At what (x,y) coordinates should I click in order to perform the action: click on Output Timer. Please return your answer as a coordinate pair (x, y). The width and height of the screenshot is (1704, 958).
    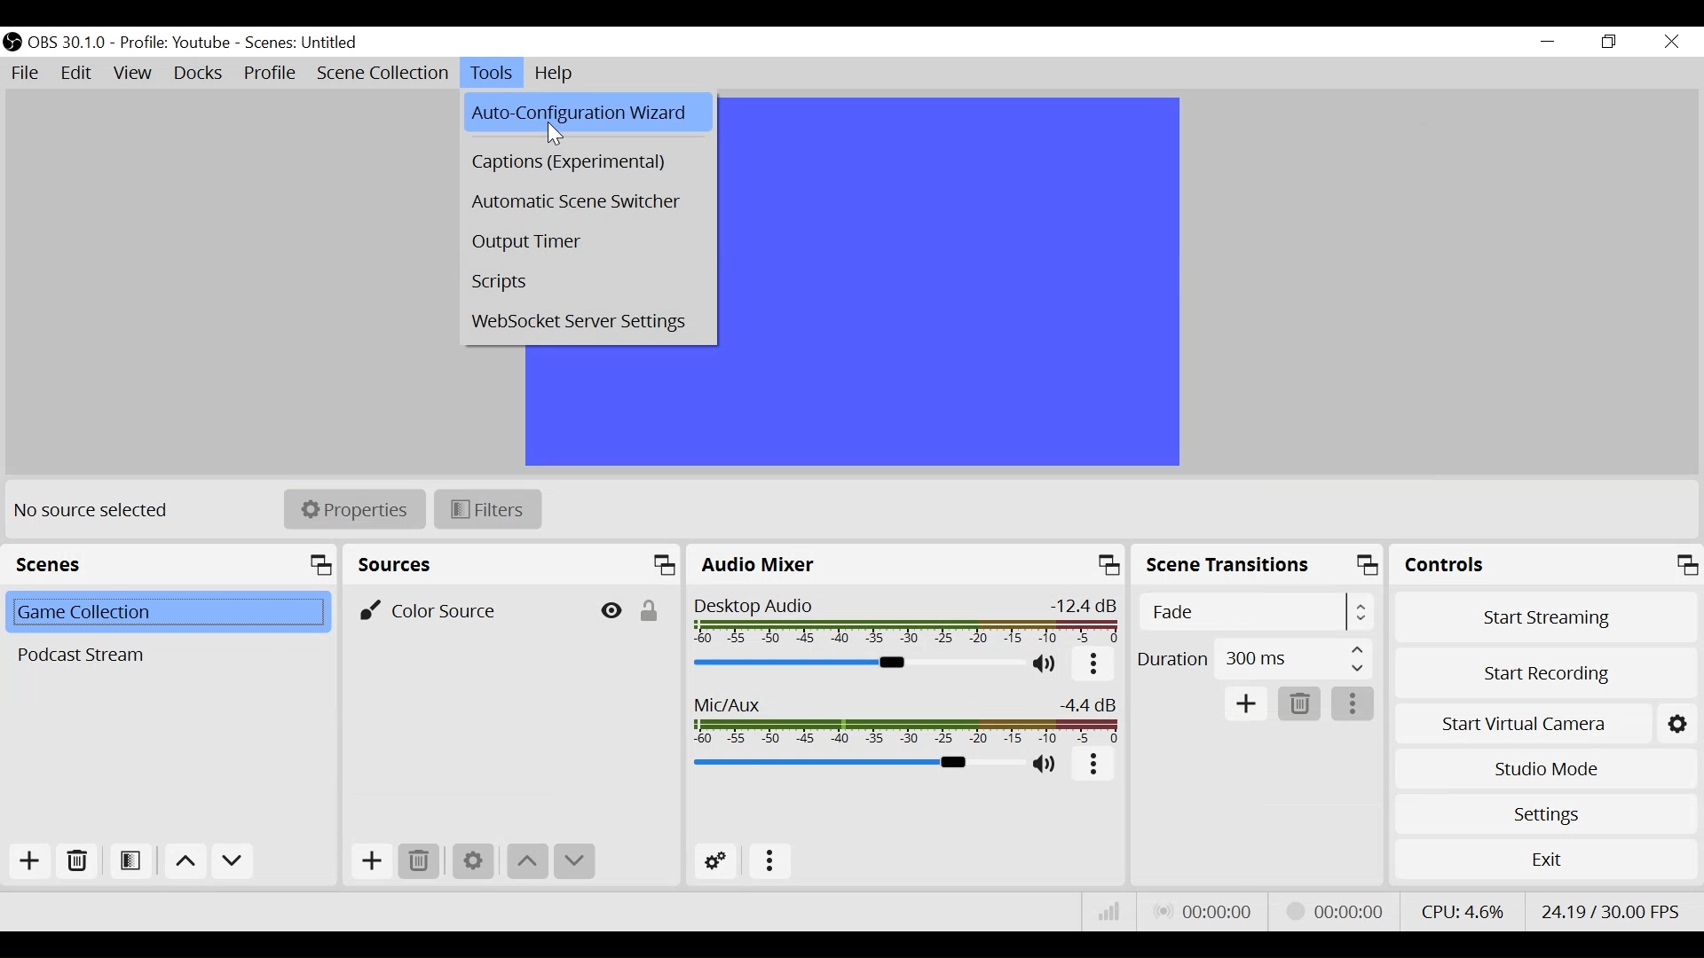
    Looking at the image, I should click on (582, 244).